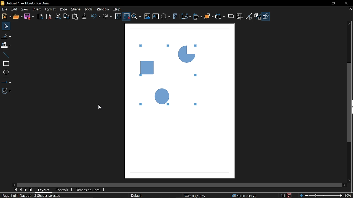 The image size is (353, 198). What do you see at coordinates (246, 196) in the screenshot?
I see `Size` at bounding box center [246, 196].